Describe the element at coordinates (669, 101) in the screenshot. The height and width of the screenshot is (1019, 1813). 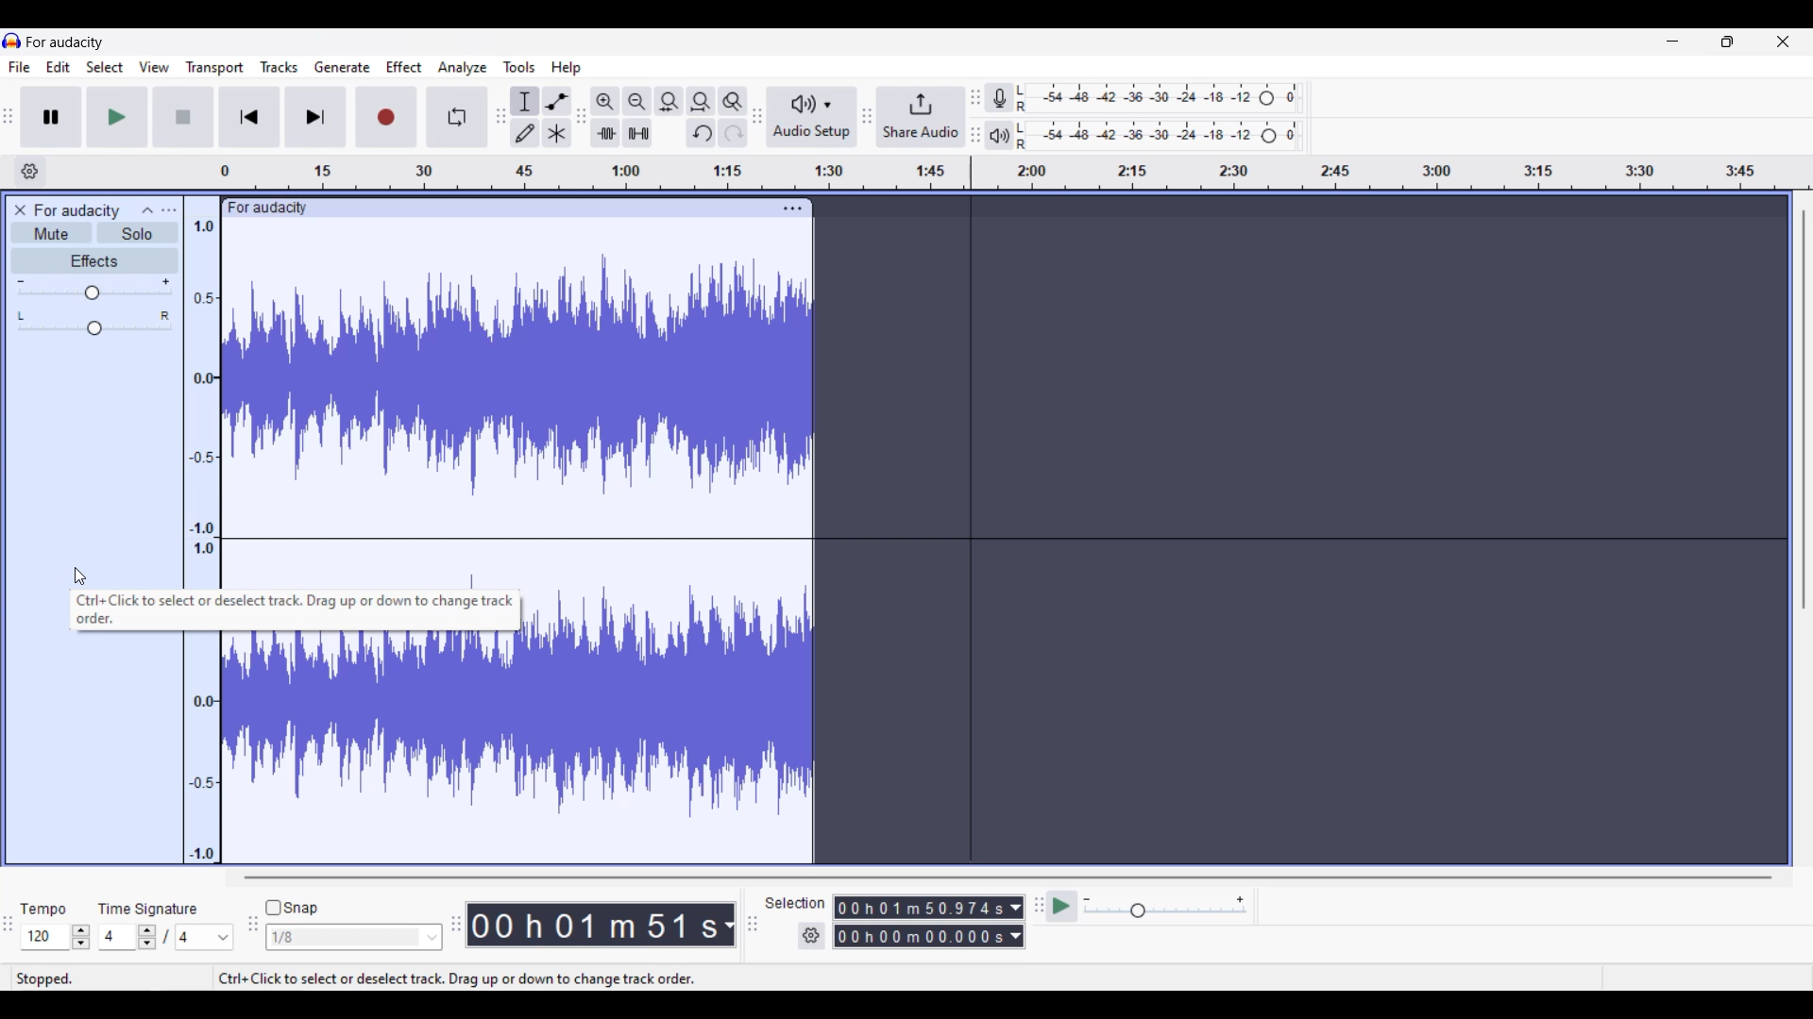
I see `Fit selection to width` at that location.